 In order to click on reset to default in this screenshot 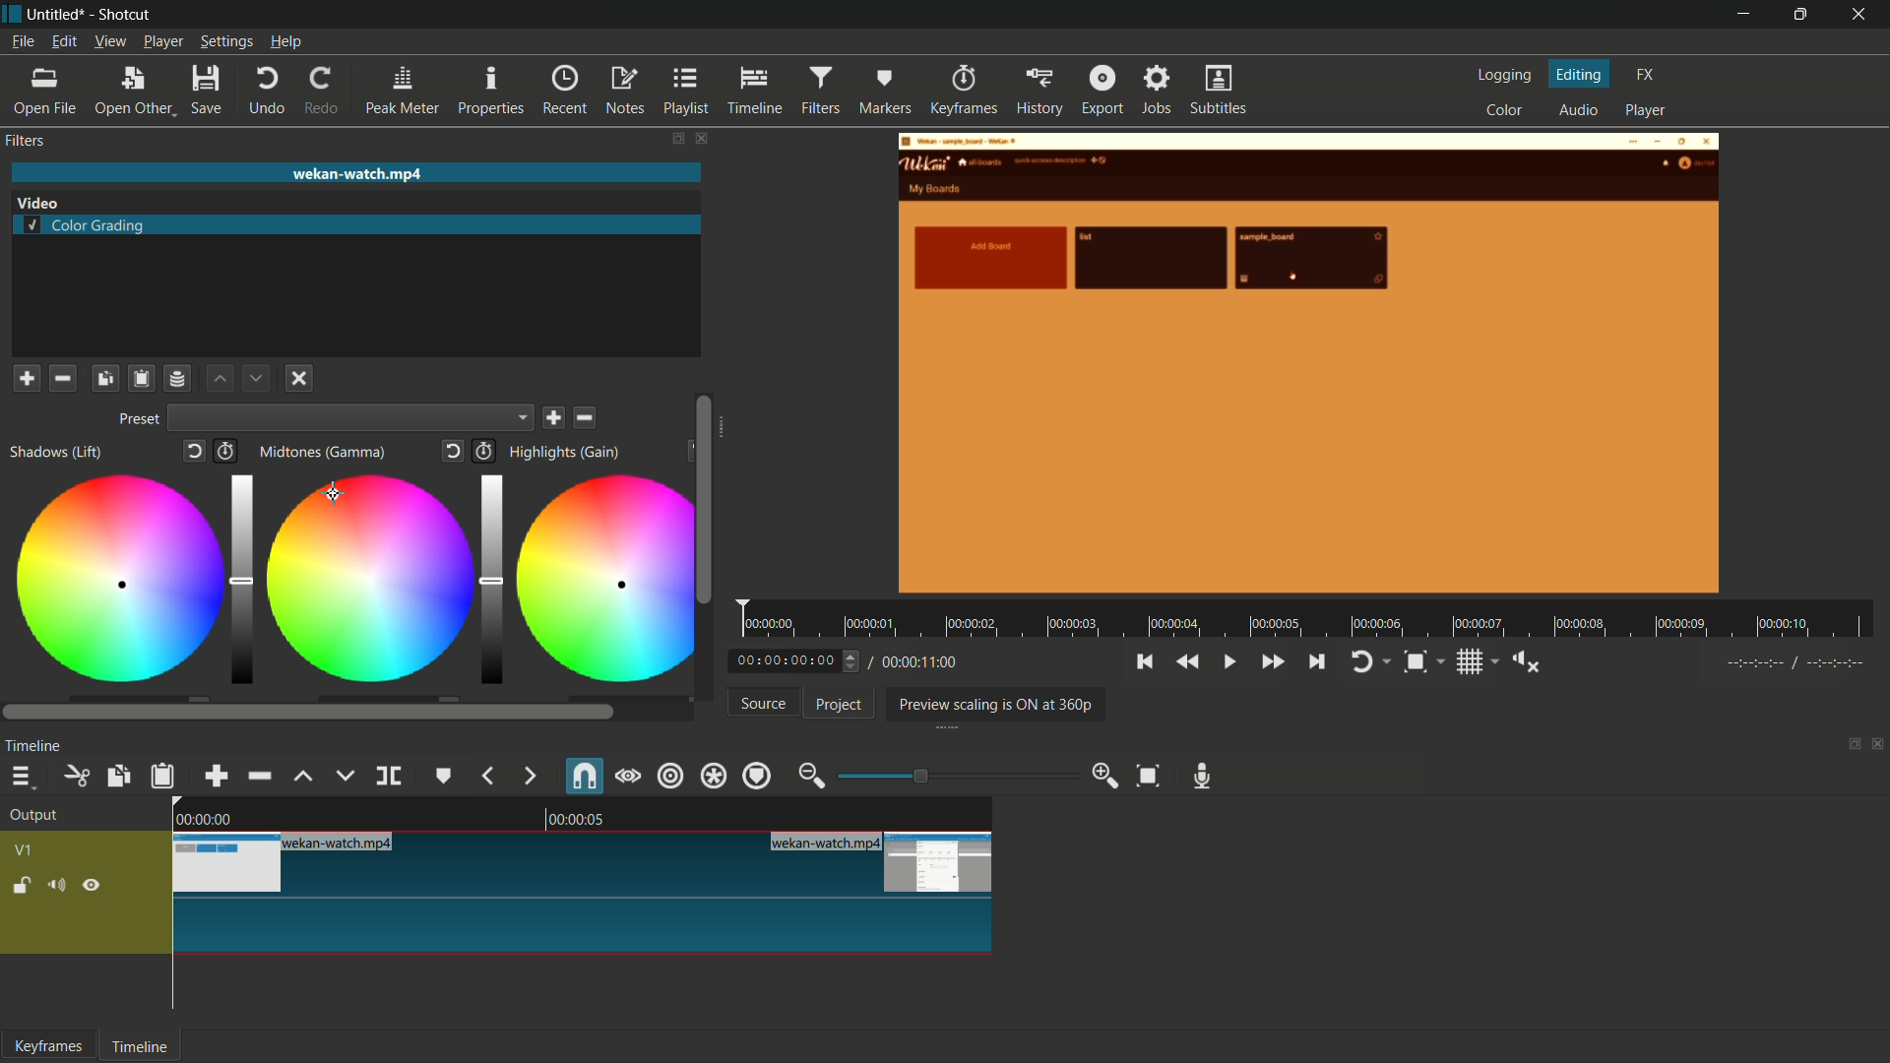, I will do `click(192, 450)`.